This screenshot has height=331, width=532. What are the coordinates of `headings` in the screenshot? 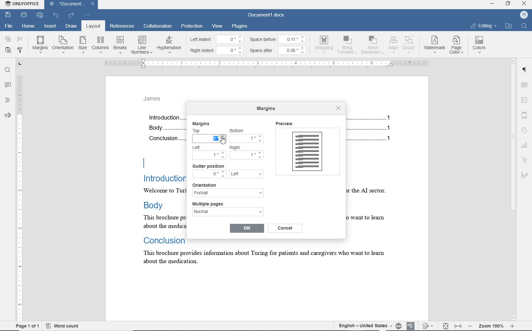 It's located at (6, 101).